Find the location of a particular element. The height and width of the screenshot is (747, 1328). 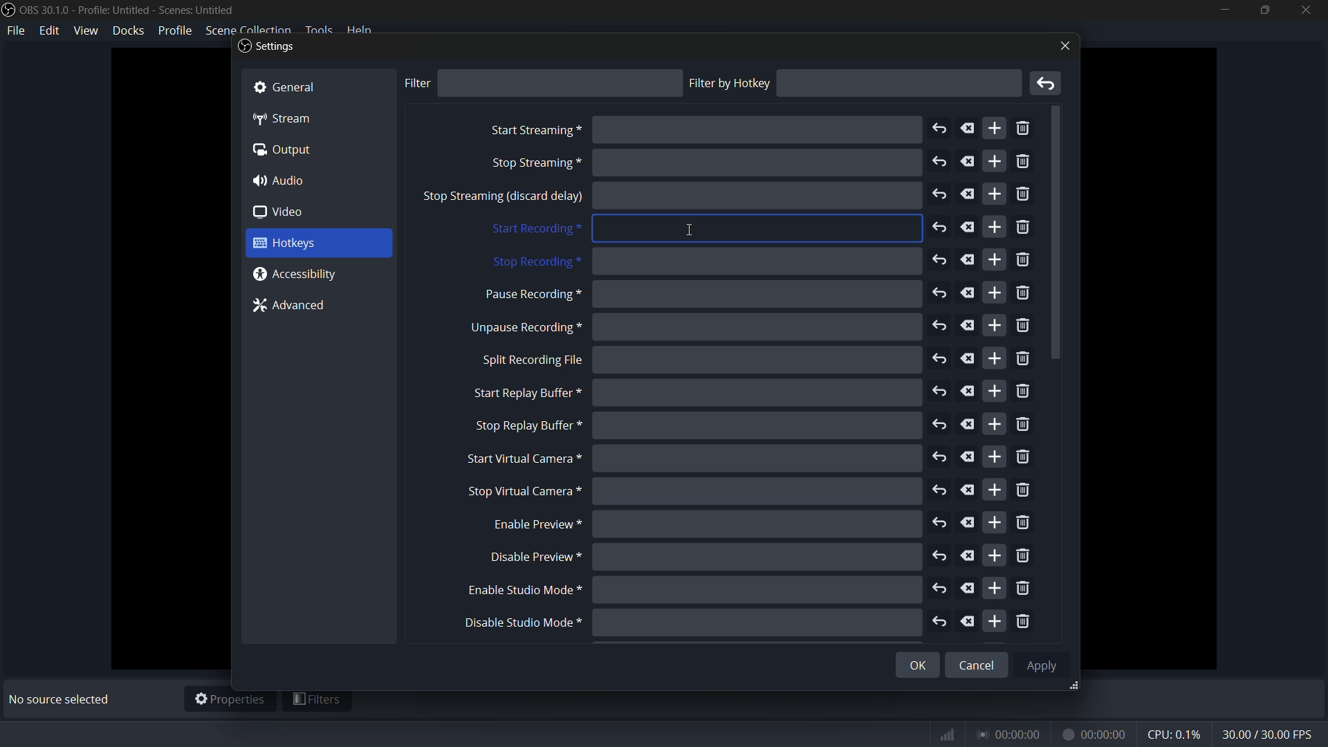

undo is located at coordinates (940, 591).